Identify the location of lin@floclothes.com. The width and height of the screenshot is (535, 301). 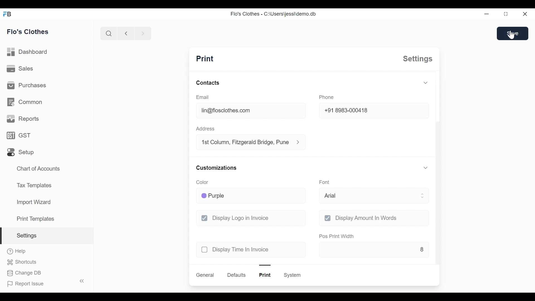
(251, 110).